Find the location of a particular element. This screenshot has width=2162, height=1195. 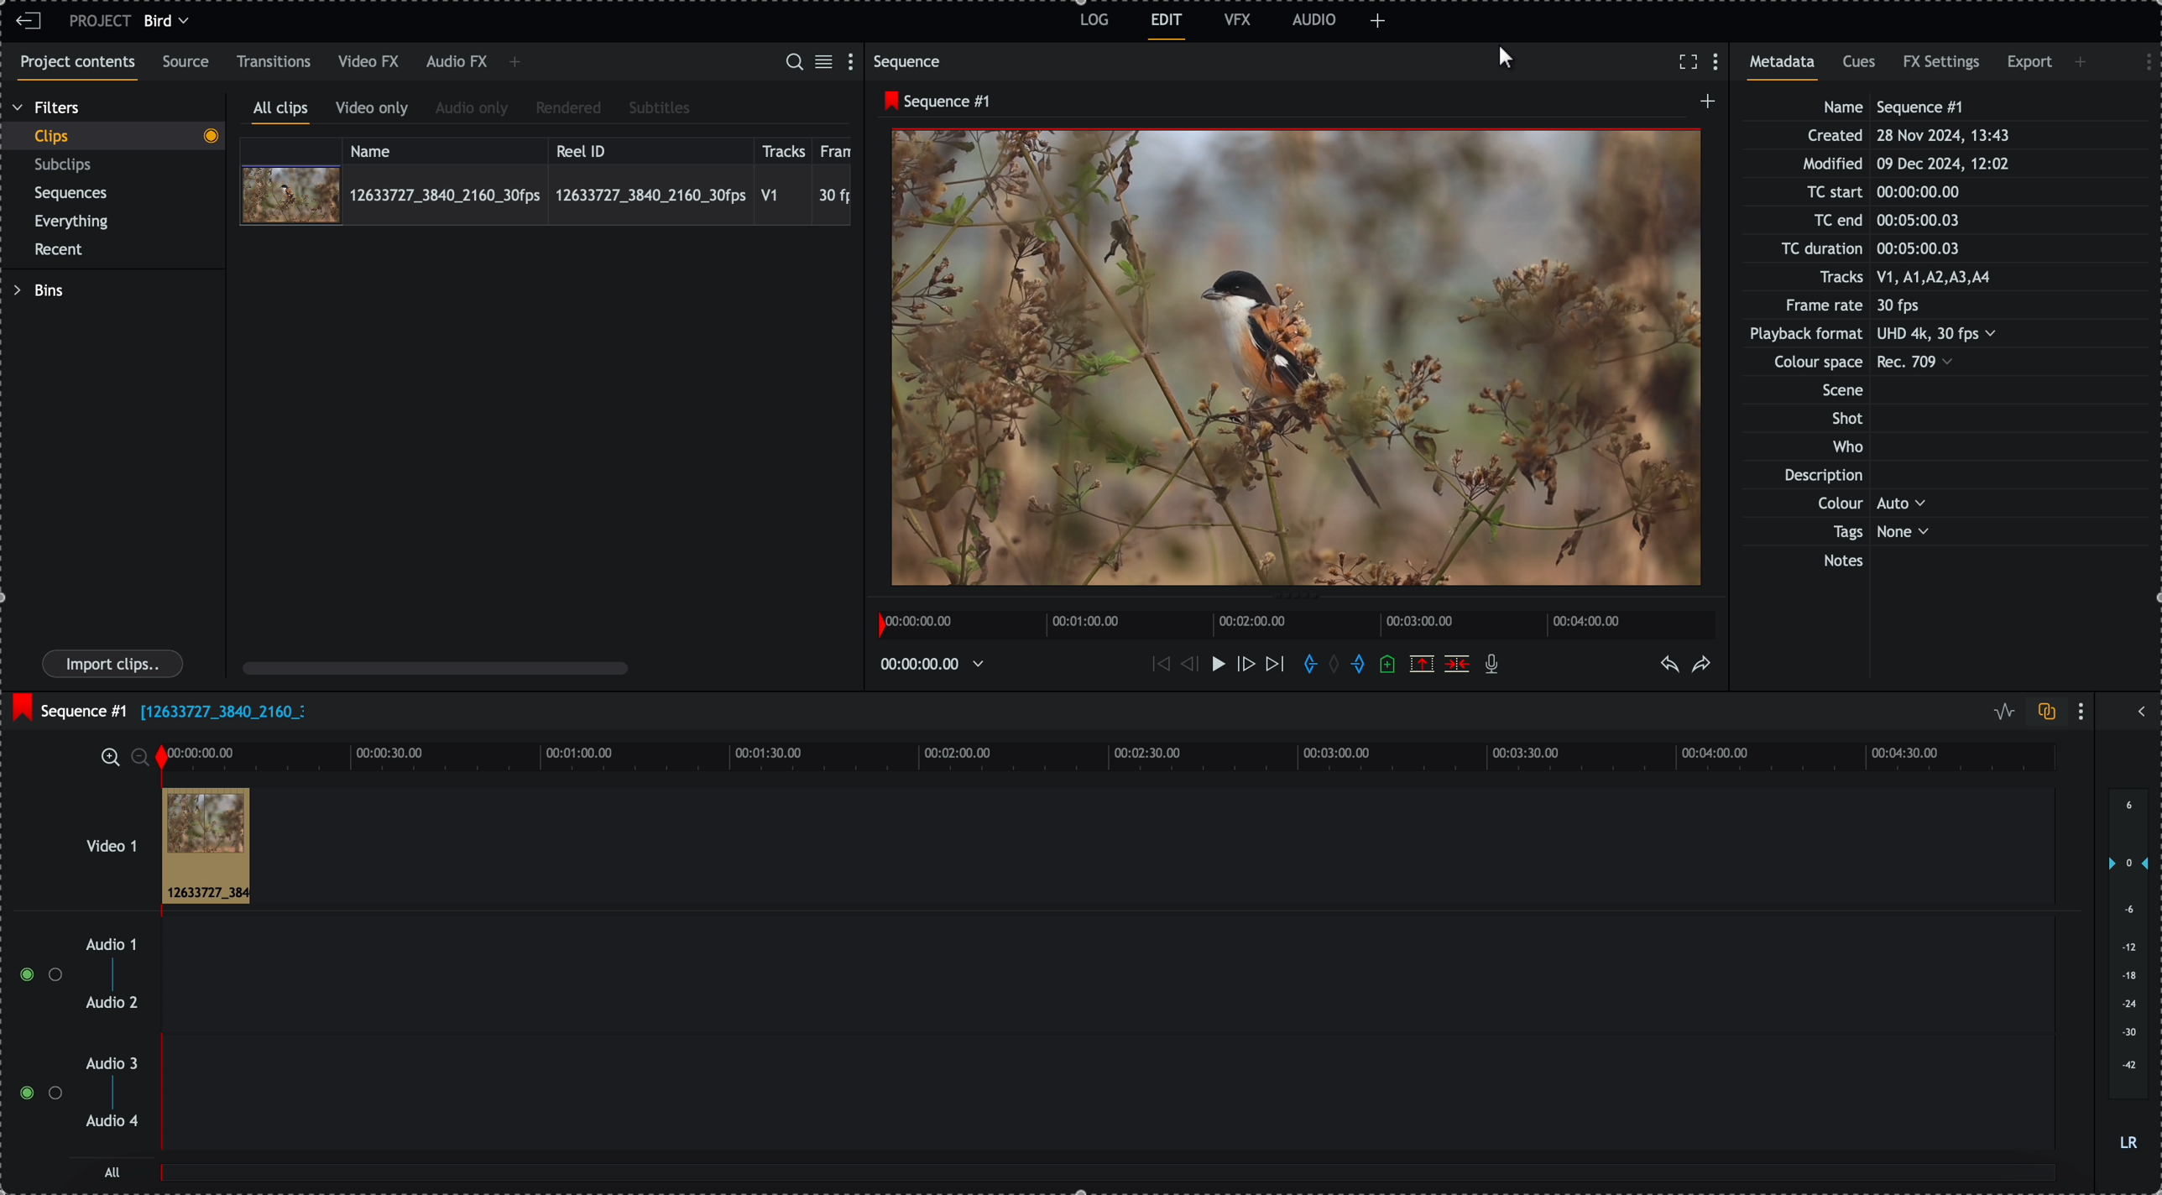

transitions is located at coordinates (274, 61).